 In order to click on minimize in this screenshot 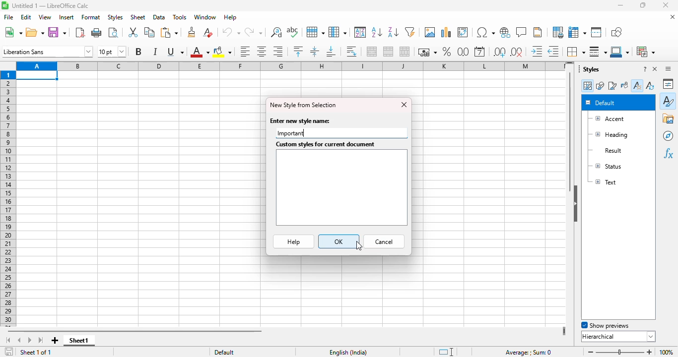, I will do `click(620, 5)`.